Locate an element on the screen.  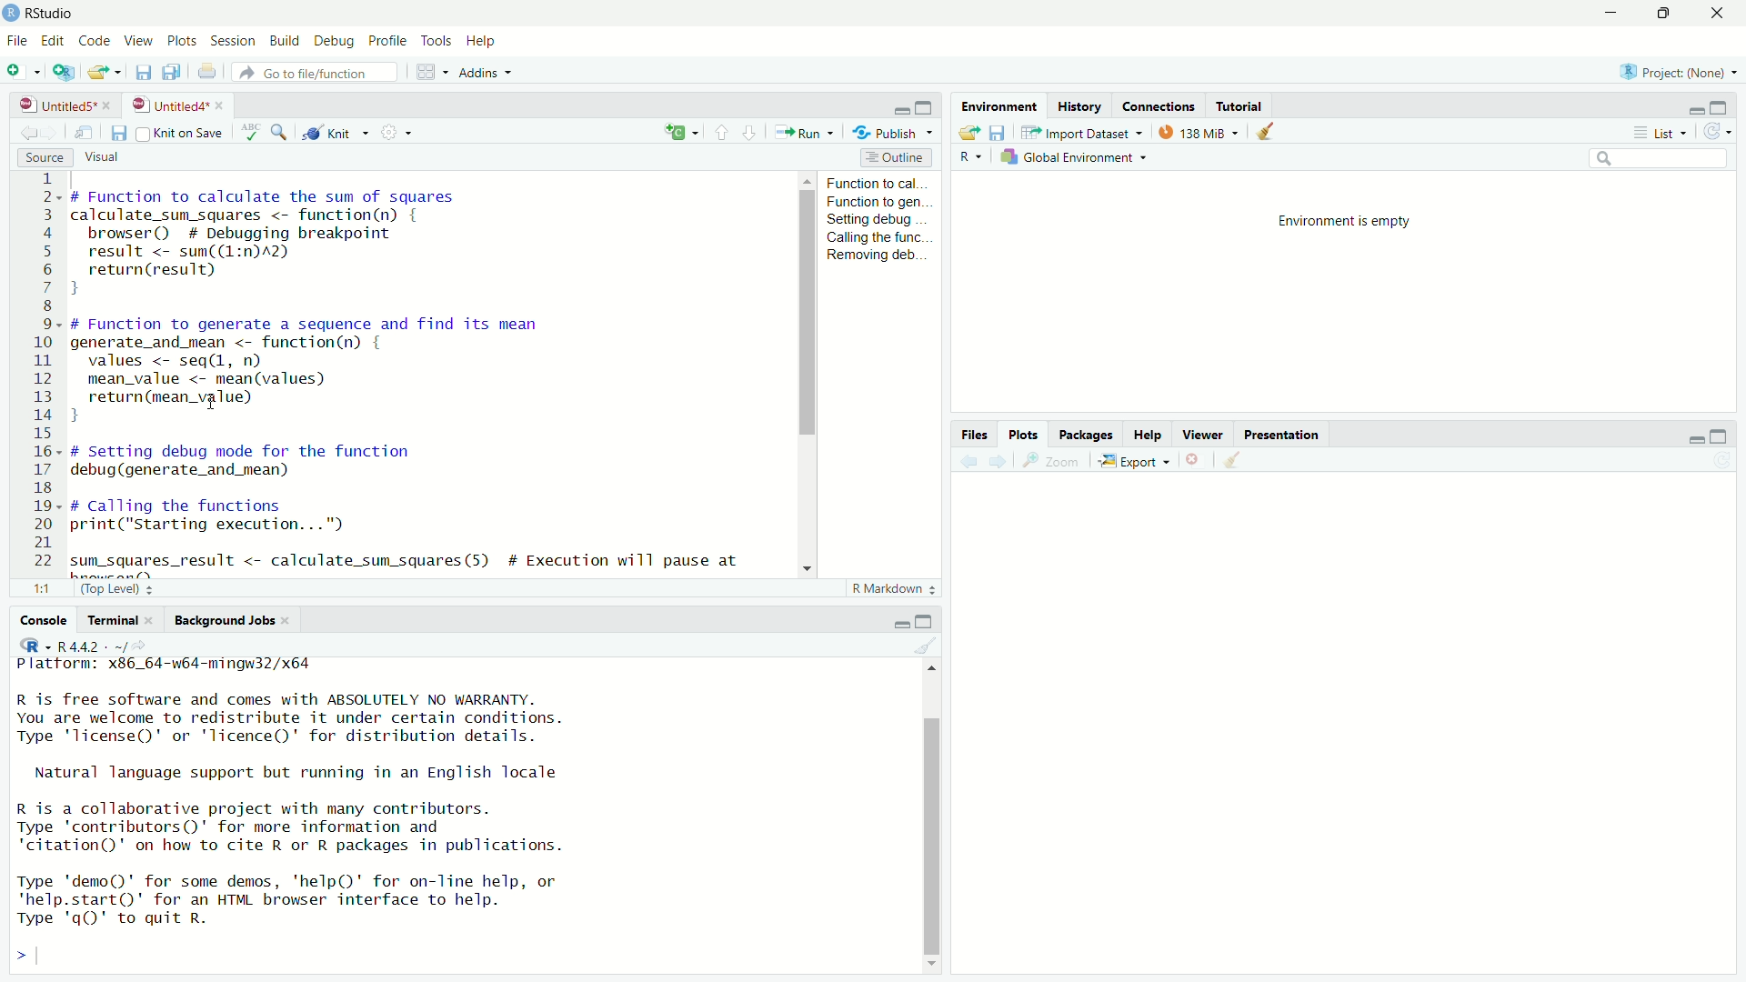
clear all plots is located at coordinates (1235, 460).